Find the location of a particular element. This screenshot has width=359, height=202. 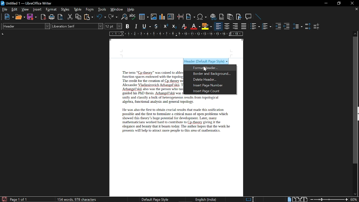

page style Page style is located at coordinates (156, 199).